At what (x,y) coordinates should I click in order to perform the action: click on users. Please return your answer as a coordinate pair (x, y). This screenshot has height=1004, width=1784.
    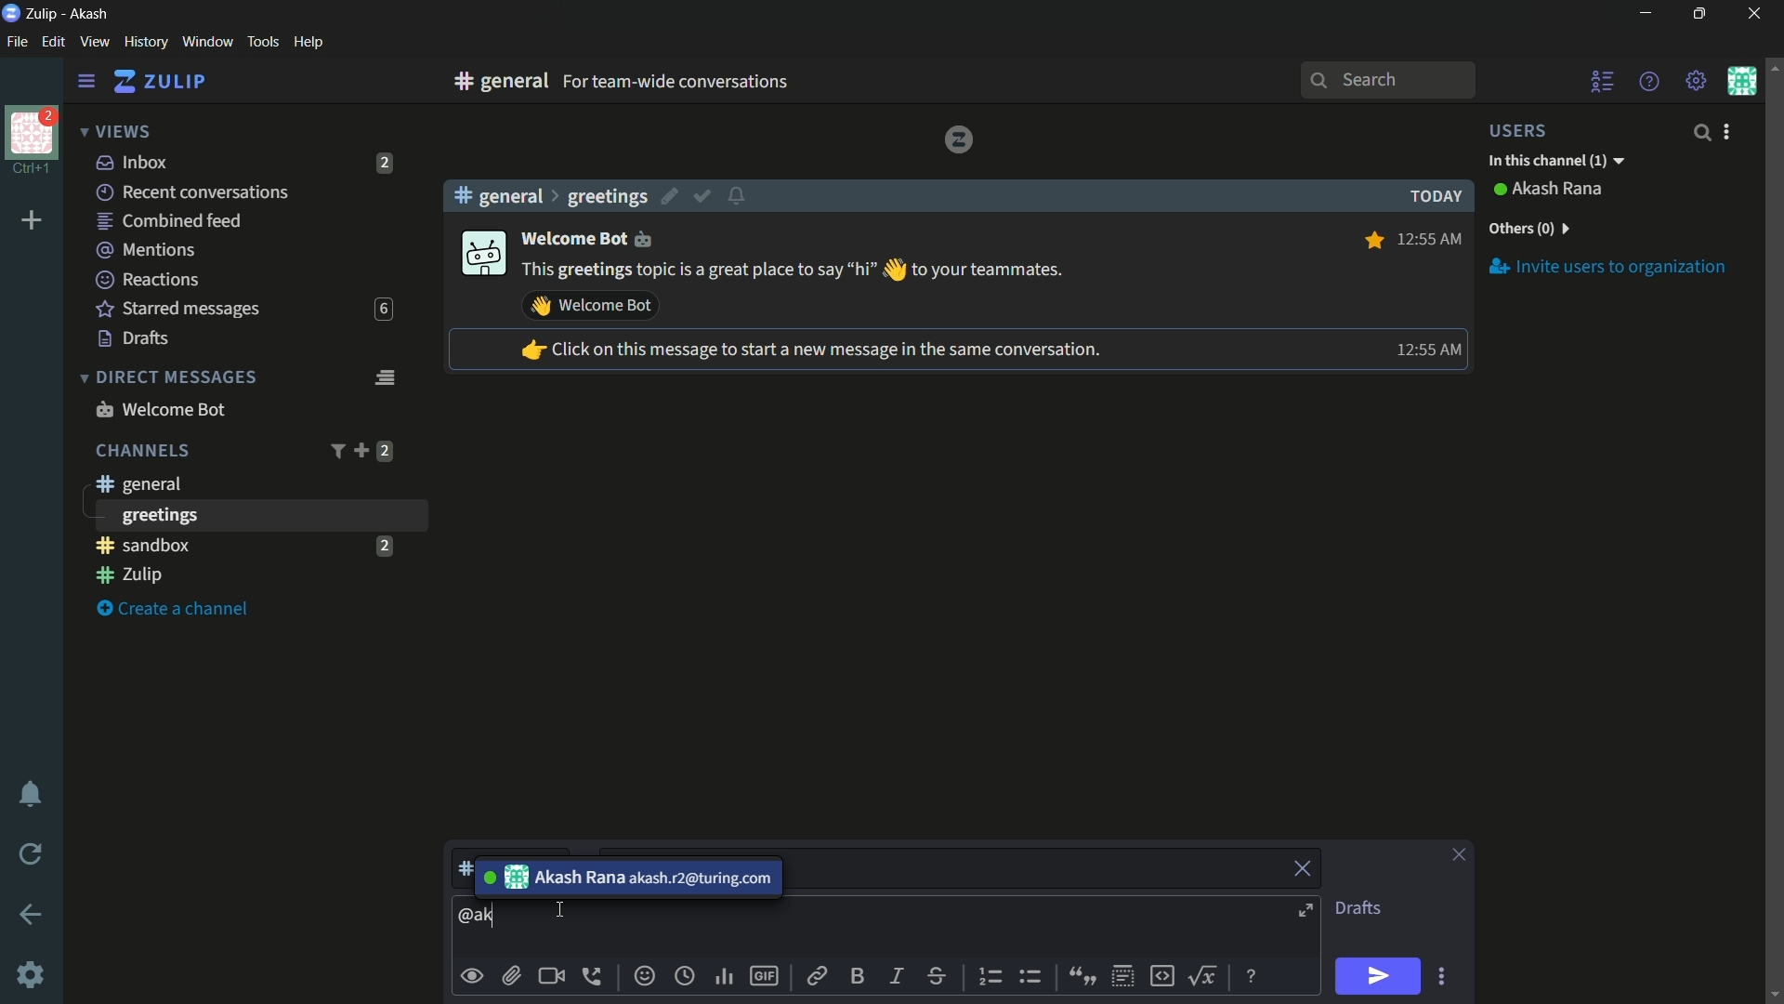
    Looking at the image, I should click on (1529, 130).